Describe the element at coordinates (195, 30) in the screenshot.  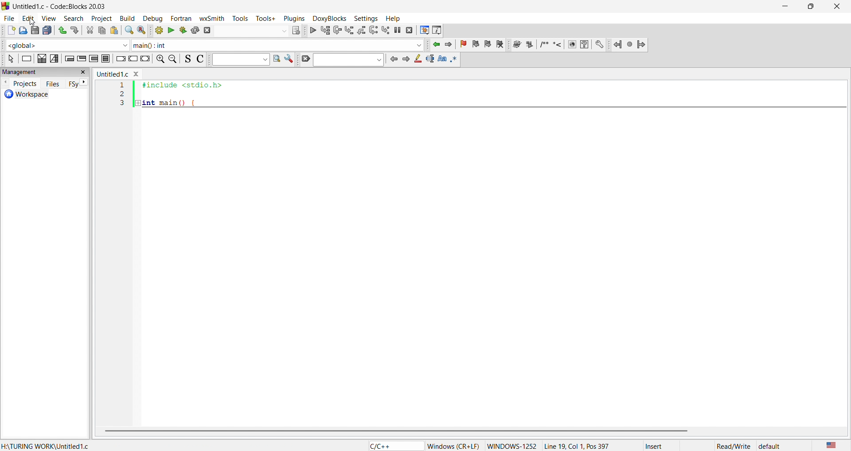
I see `rebuild` at that location.